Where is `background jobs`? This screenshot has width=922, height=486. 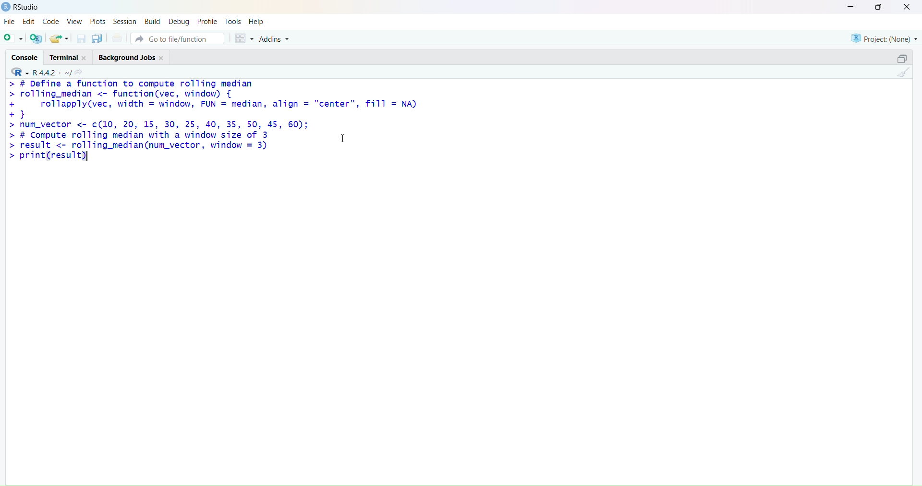
background jobs is located at coordinates (127, 59).